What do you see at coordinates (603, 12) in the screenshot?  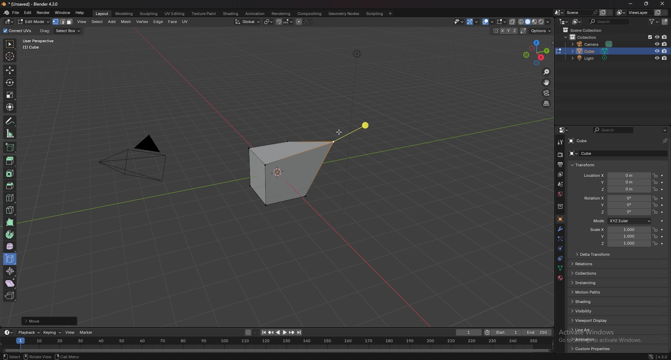 I see `add layer` at bounding box center [603, 12].